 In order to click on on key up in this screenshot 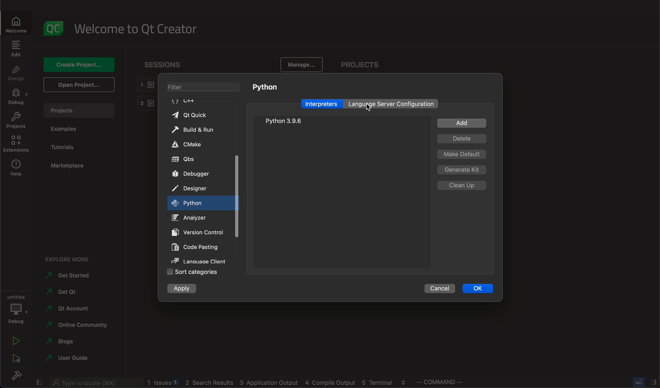, I will do `click(193, 203)`.